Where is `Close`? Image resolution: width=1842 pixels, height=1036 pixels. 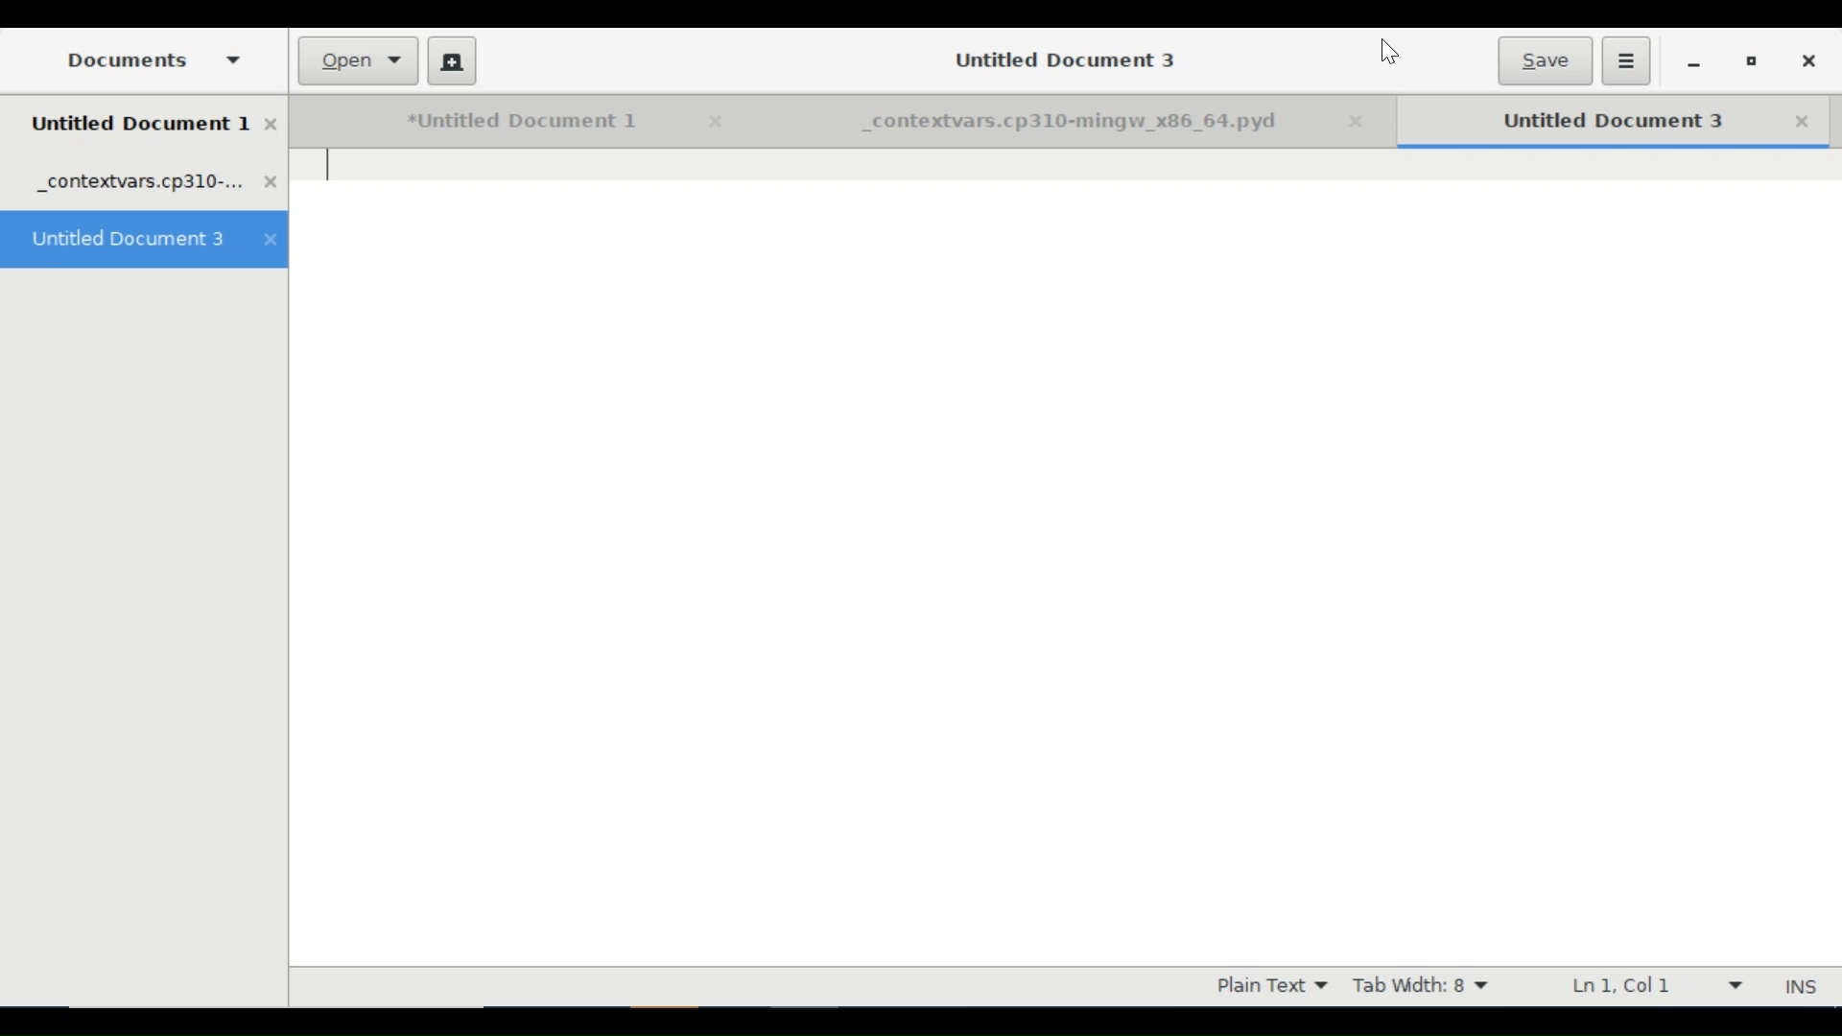 Close is located at coordinates (1364, 123).